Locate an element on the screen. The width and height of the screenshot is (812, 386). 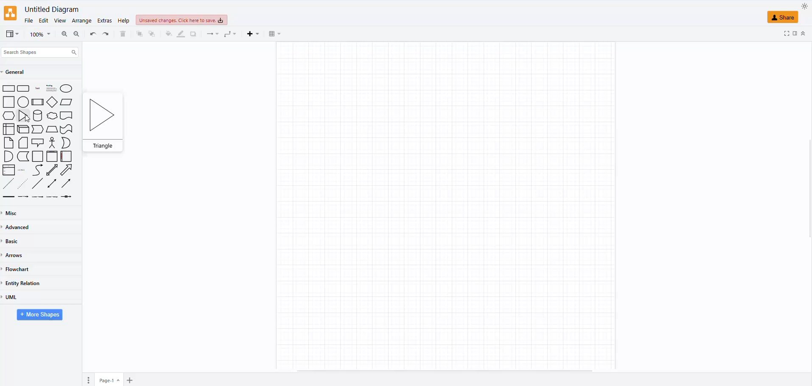
Table is located at coordinates (8, 129).